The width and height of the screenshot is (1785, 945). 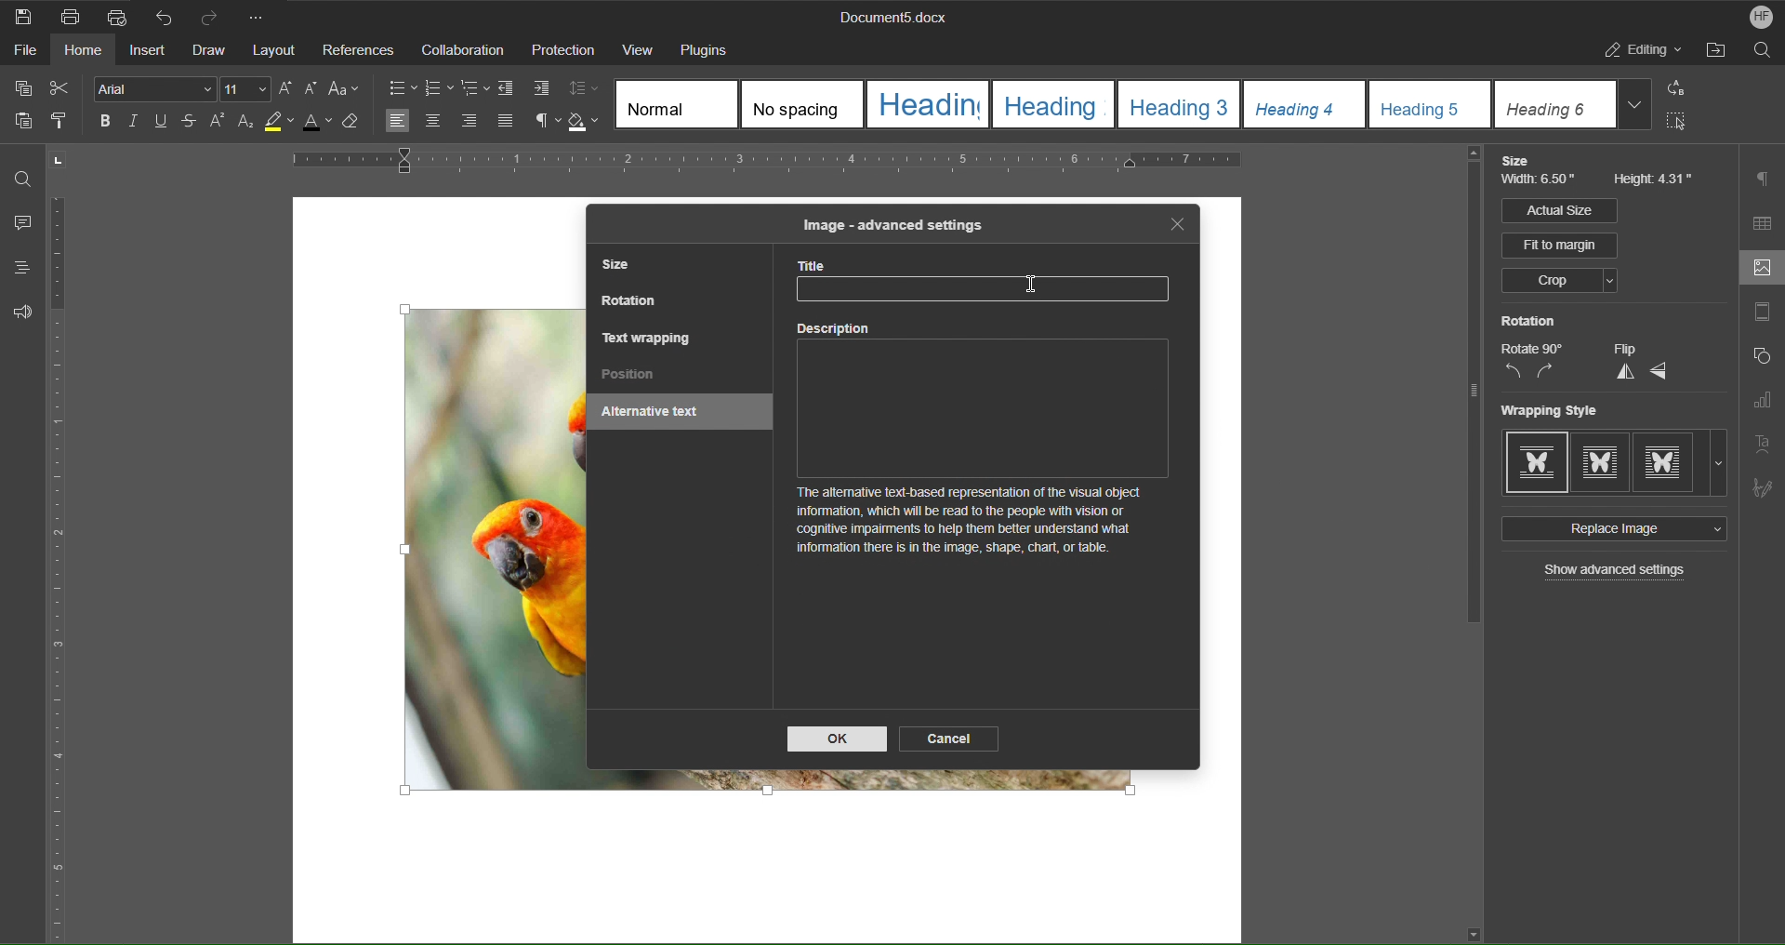 What do you see at coordinates (1558, 282) in the screenshot?
I see `Crop` at bounding box center [1558, 282].